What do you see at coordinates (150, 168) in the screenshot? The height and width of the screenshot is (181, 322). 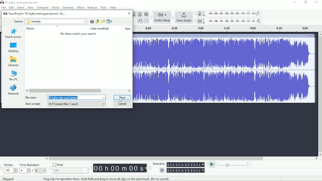 I see `Audacity selection toolbar` at bounding box center [150, 168].